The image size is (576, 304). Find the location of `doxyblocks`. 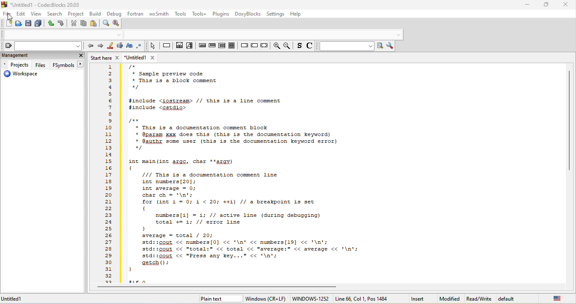

doxyblocks is located at coordinates (248, 14).